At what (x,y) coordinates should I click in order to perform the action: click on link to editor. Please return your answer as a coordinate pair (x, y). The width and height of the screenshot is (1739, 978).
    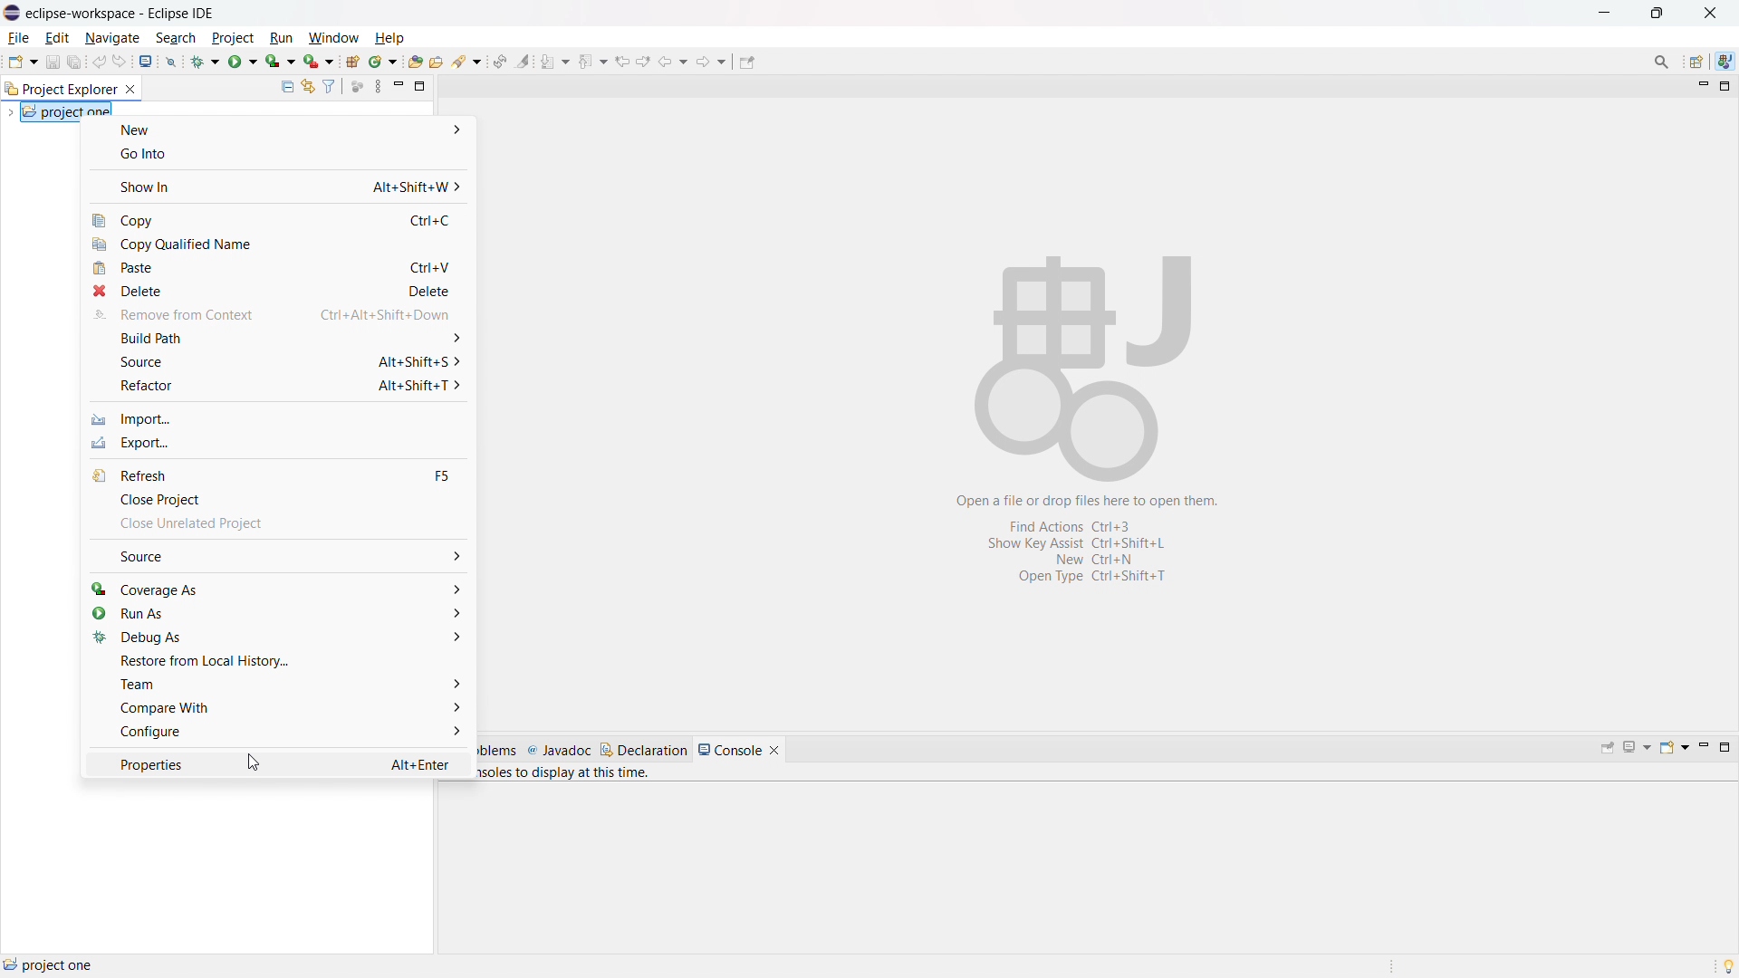
    Looking at the image, I should click on (306, 87).